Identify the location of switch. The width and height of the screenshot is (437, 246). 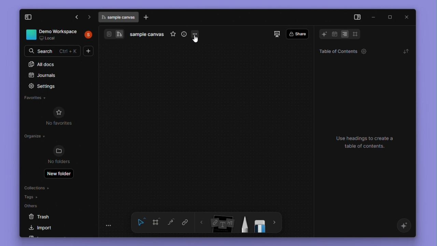
(114, 34).